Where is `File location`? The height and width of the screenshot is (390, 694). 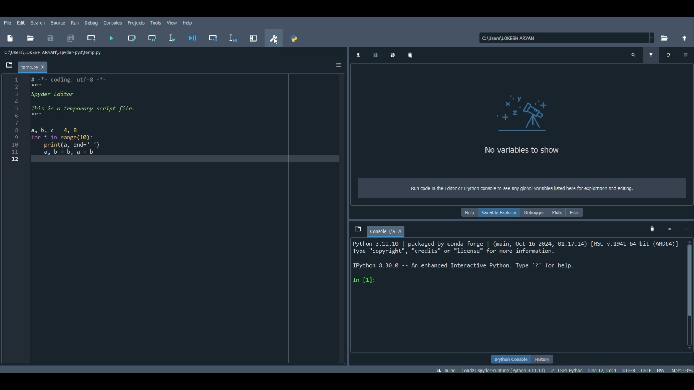
File location is located at coordinates (565, 36).